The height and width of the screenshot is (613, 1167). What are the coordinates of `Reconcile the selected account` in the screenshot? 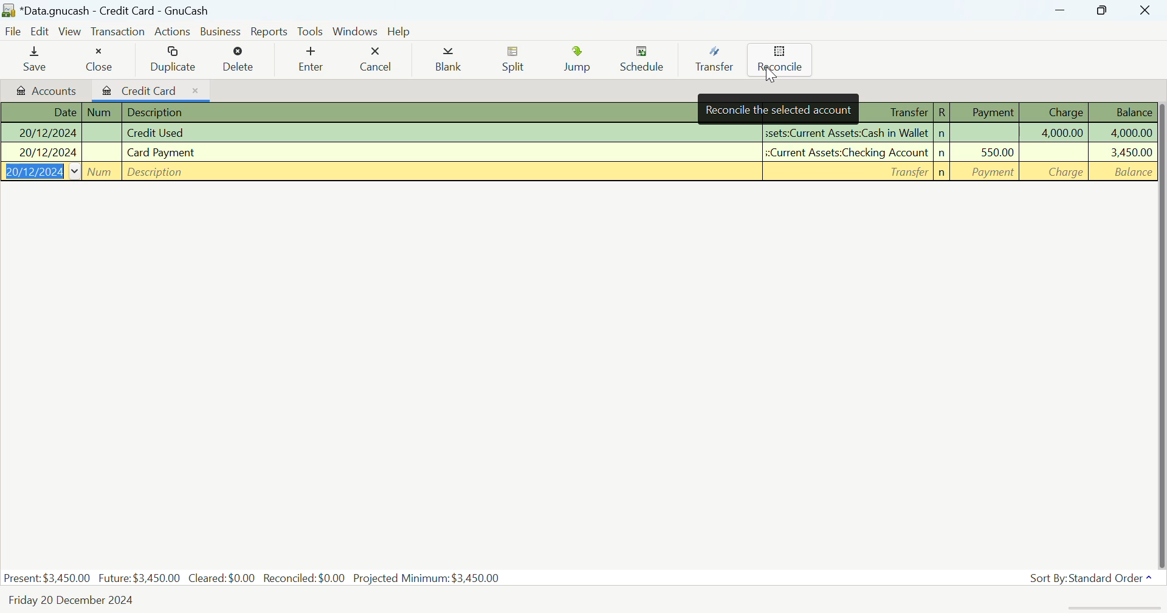 It's located at (777, 109).